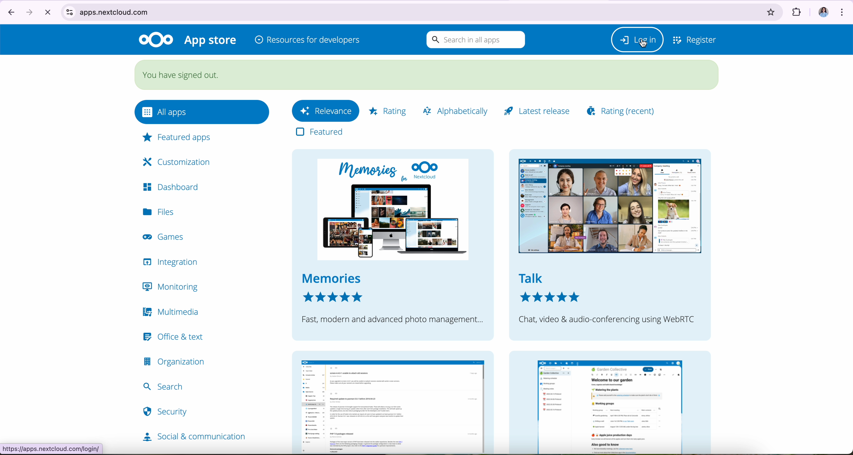  What do you see at coordinates (167, 412) in the screenshot?
I see `security` at bounding box center [167, 412].